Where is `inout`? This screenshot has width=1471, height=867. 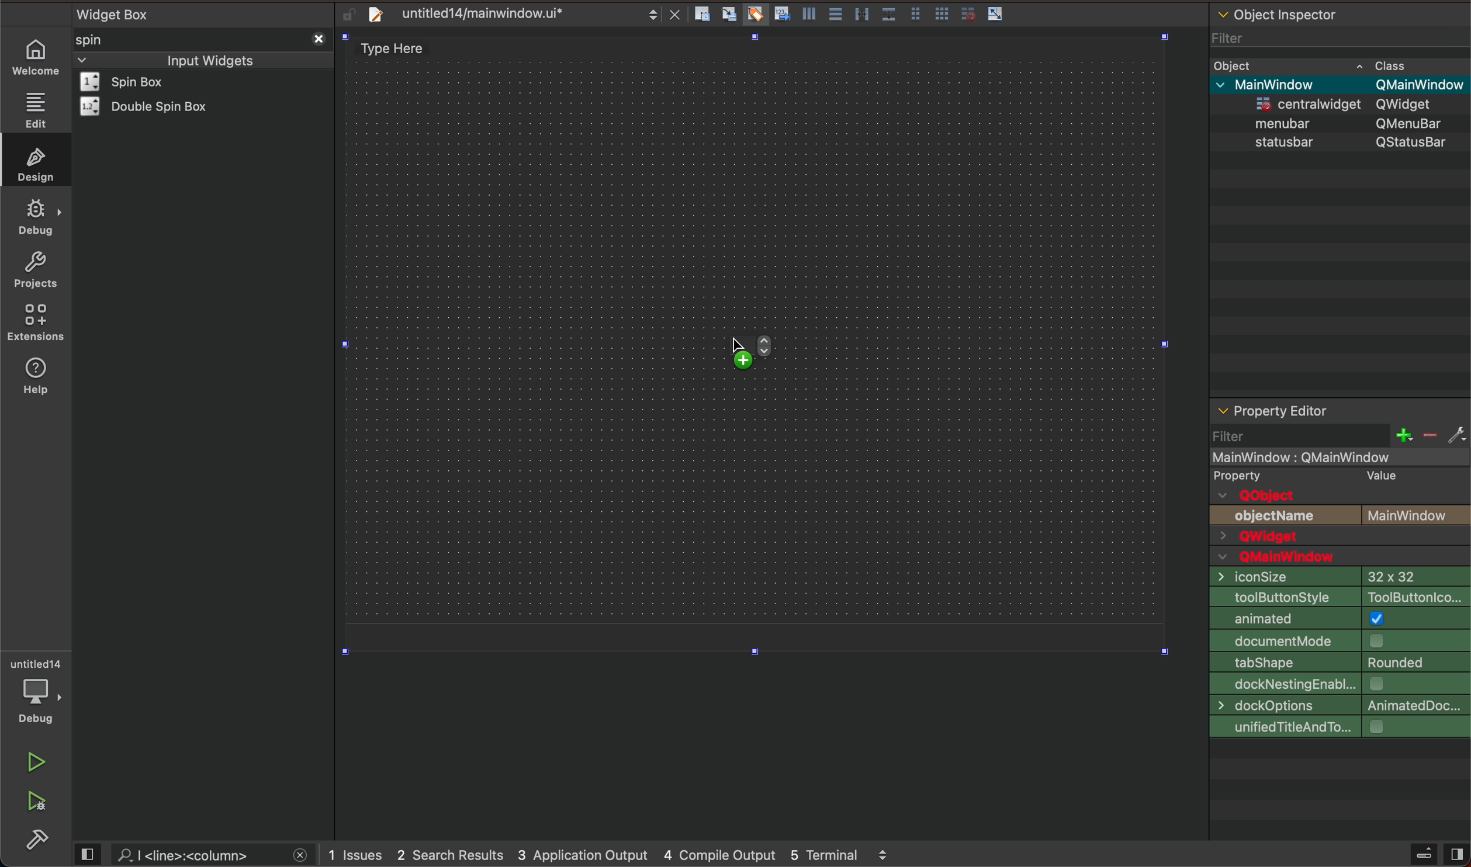 inout is located at coordinates (209, 59).